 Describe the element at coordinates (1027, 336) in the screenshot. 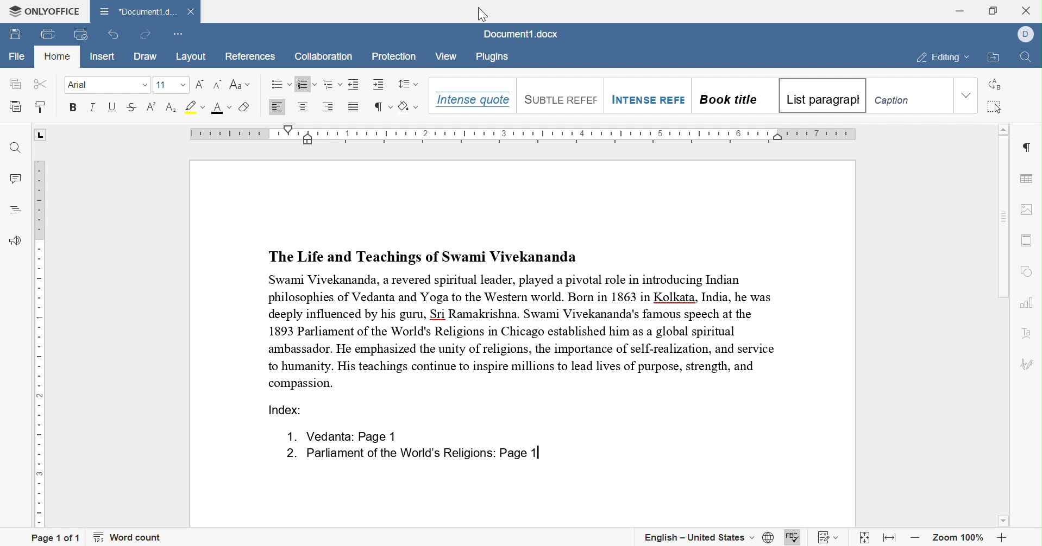

I see `text art settings` at that location.